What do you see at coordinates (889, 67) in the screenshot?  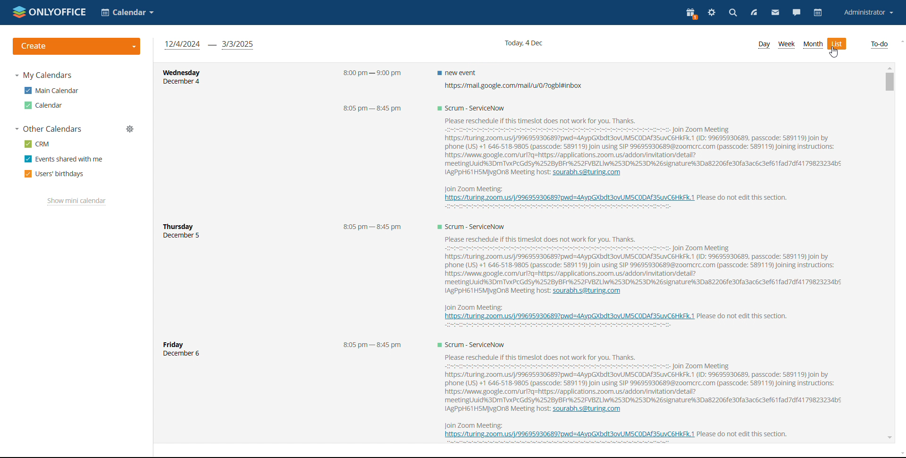 I see `scroll up` at bounding box center [889, 67].